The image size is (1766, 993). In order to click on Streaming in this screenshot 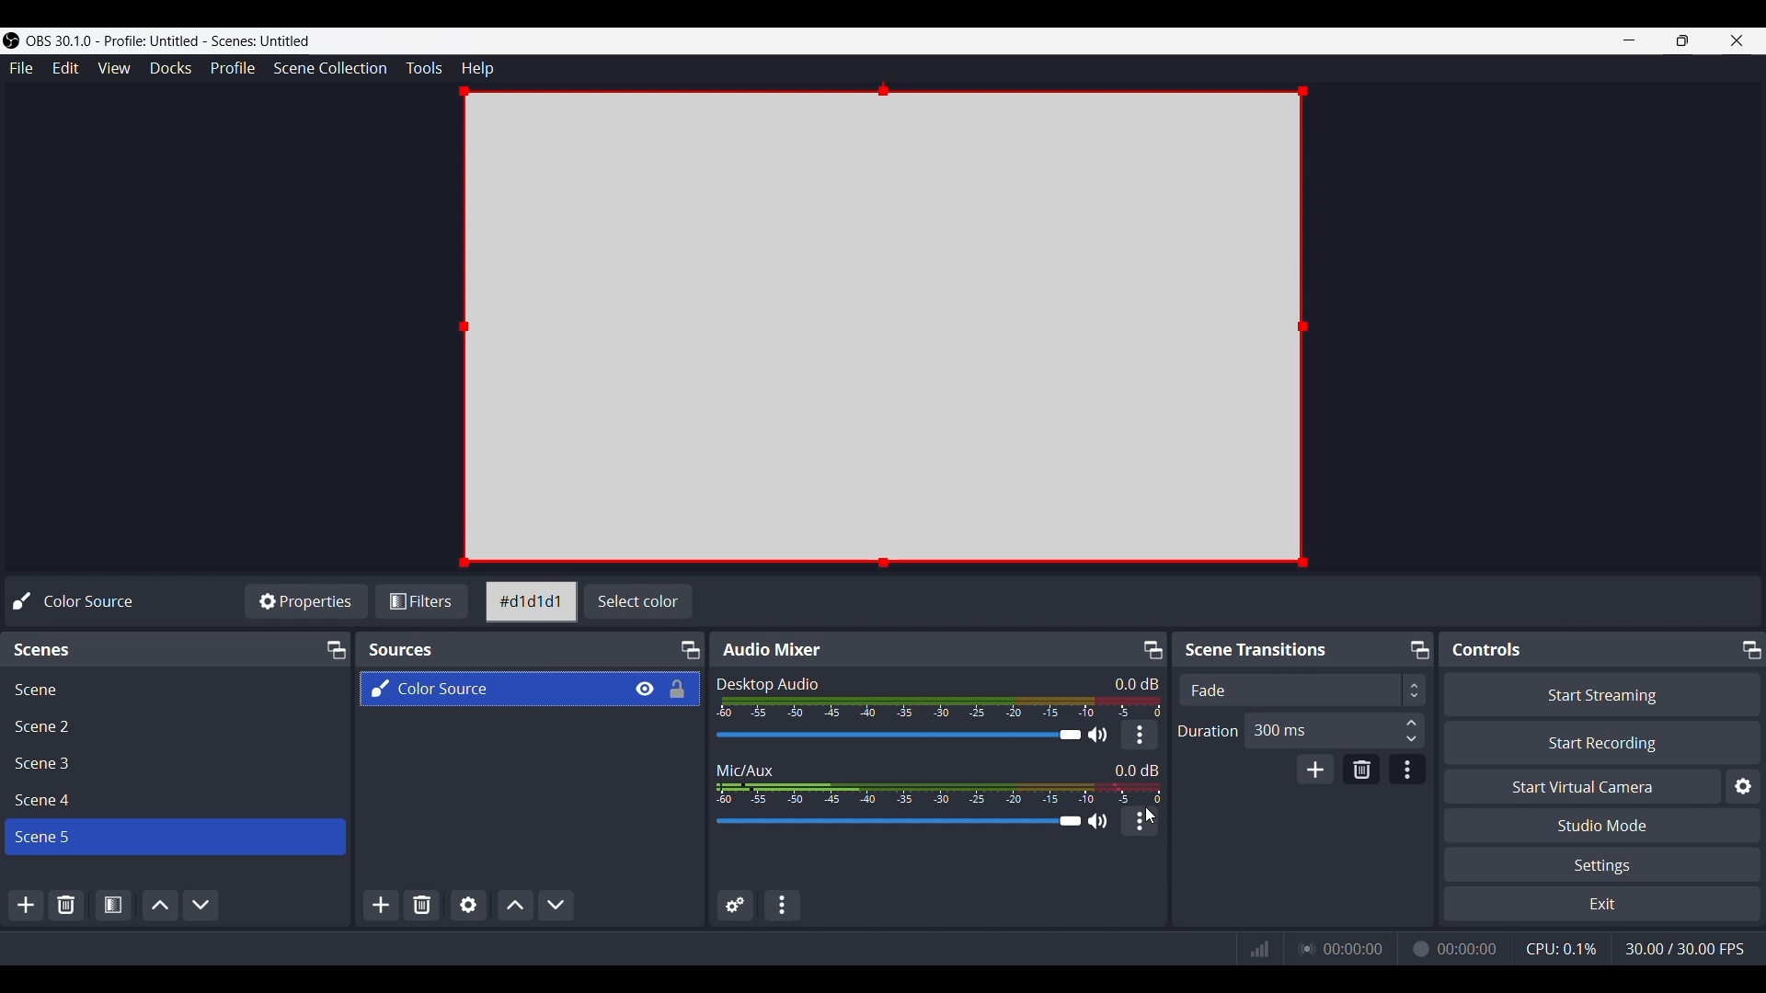, I will do `click(1303, 949)`.